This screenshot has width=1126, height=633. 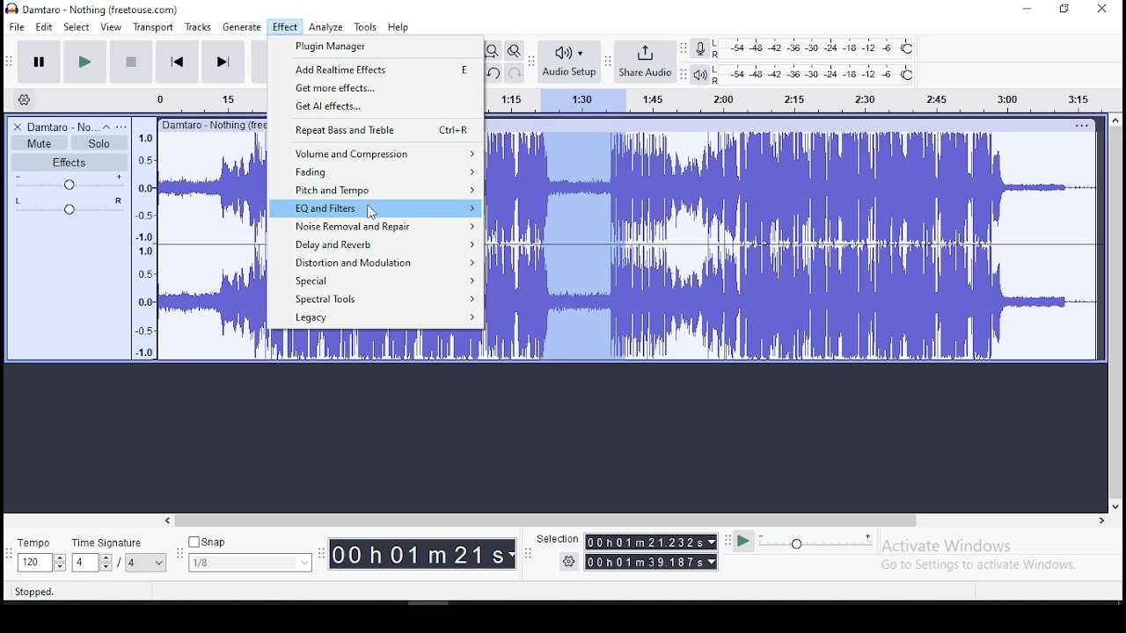 I want to click on Play, so click(x=743, y=542).